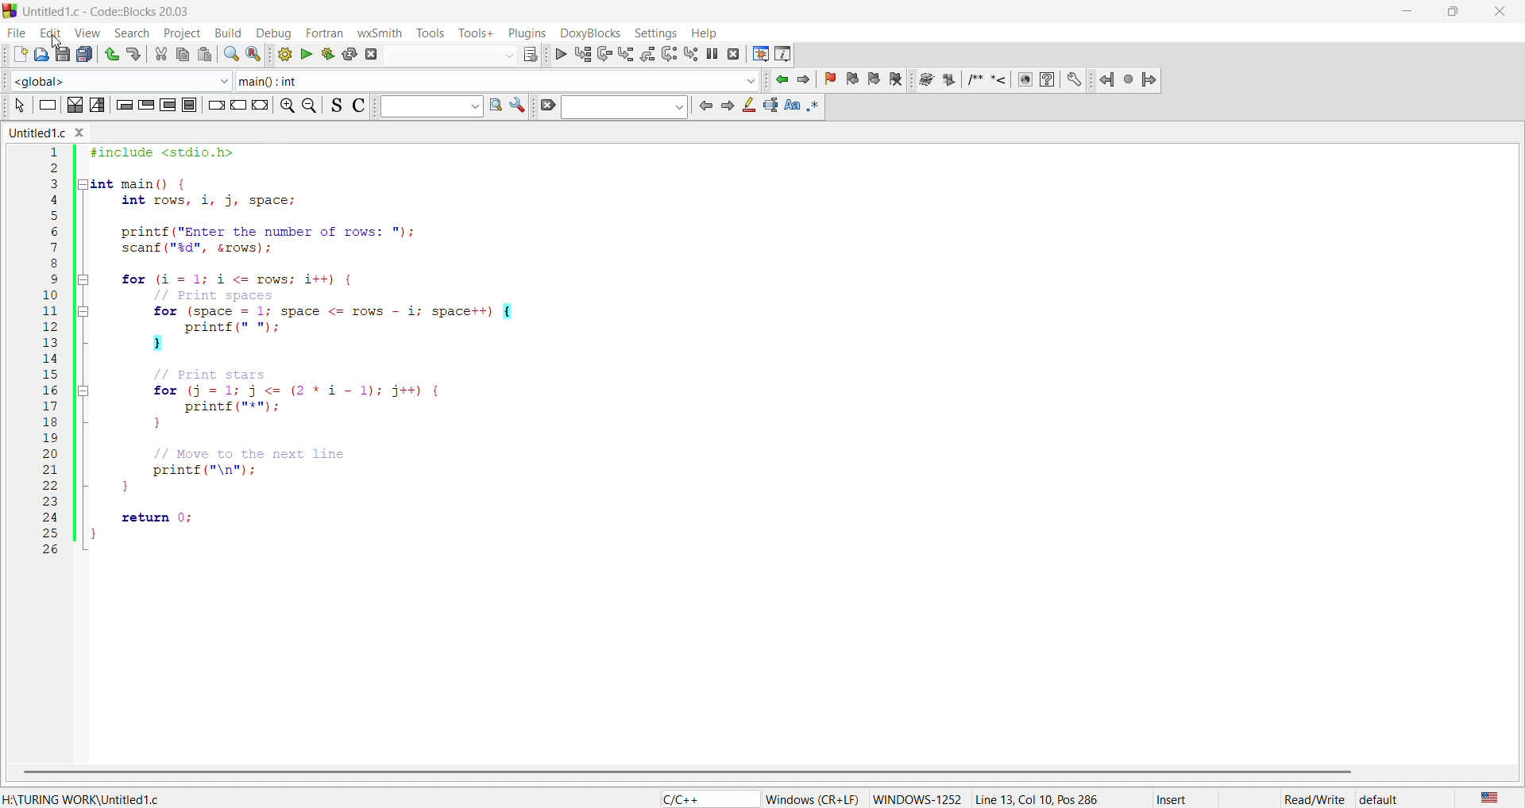 Image resolution: width=1525 pixels, height=808 pixels. What do you see at coordinates (813, 798) in the screenshot?
I see `Windows (CR+LF)` at bounding box center [813, 798].